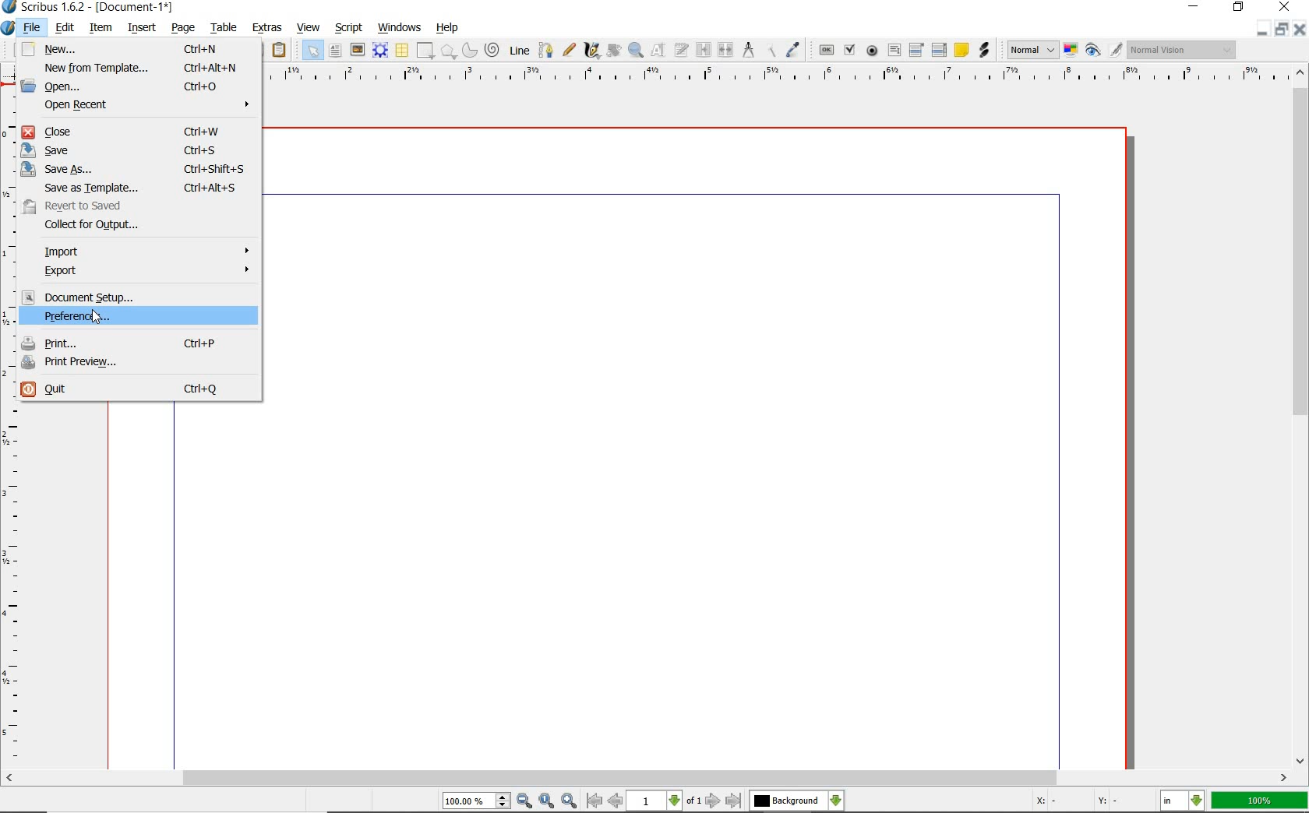 Image resolution: width=1309 pixels, height=813 pixels. Describe the element at coordinates (701, 51) in the screenshot. I see `link text frames` at that location.